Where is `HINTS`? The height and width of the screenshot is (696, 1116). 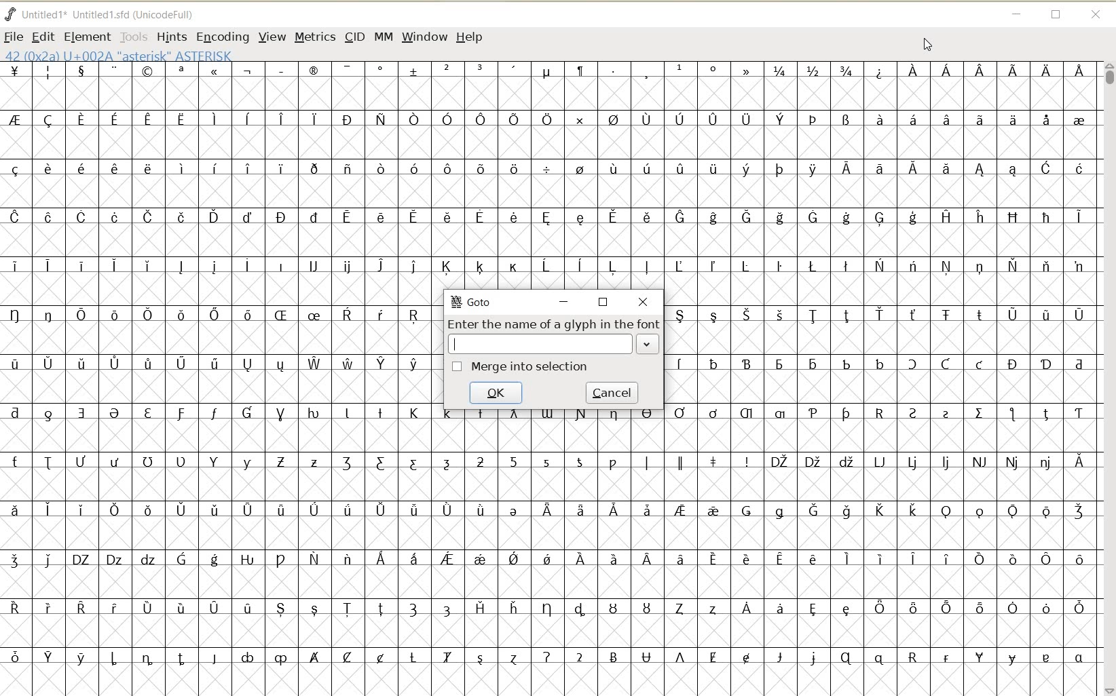 HINTS is located at coordinates (171, 37).